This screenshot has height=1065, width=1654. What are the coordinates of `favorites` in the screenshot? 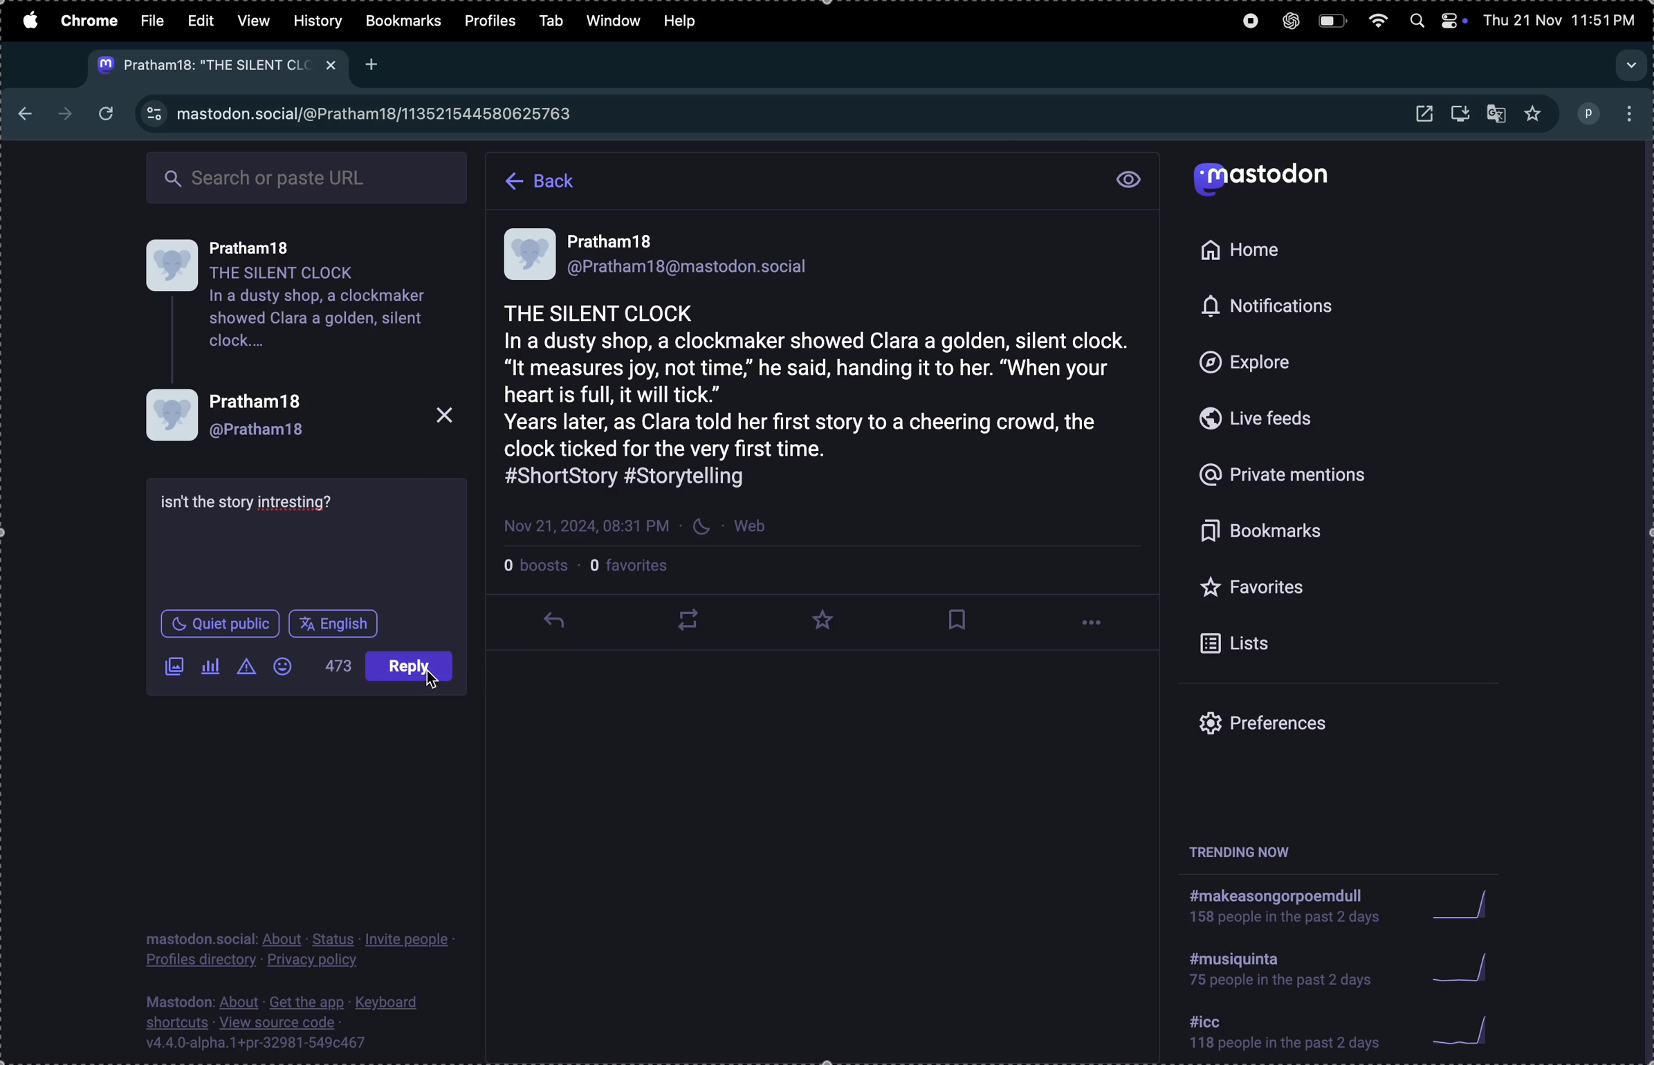 It's located at (1307, 589).